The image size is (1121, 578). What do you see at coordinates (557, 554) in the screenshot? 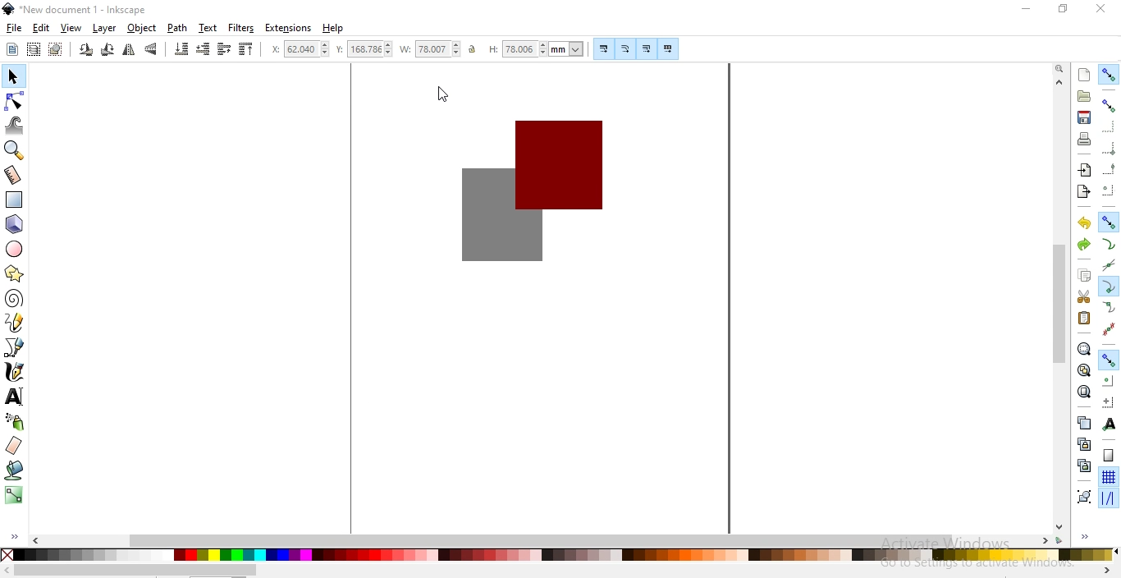
I see `color` at bounding box center [557, 554].